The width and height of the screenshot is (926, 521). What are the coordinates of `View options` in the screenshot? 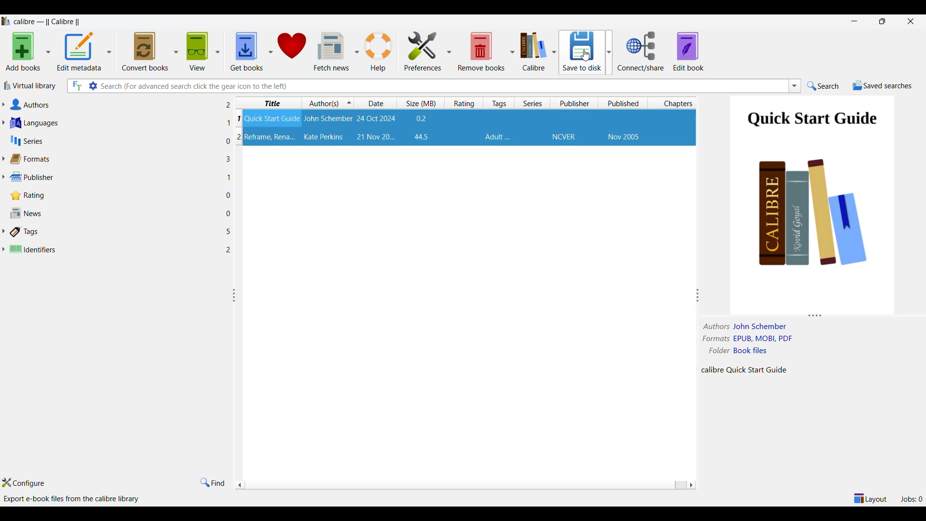 It's located at (203, 51).